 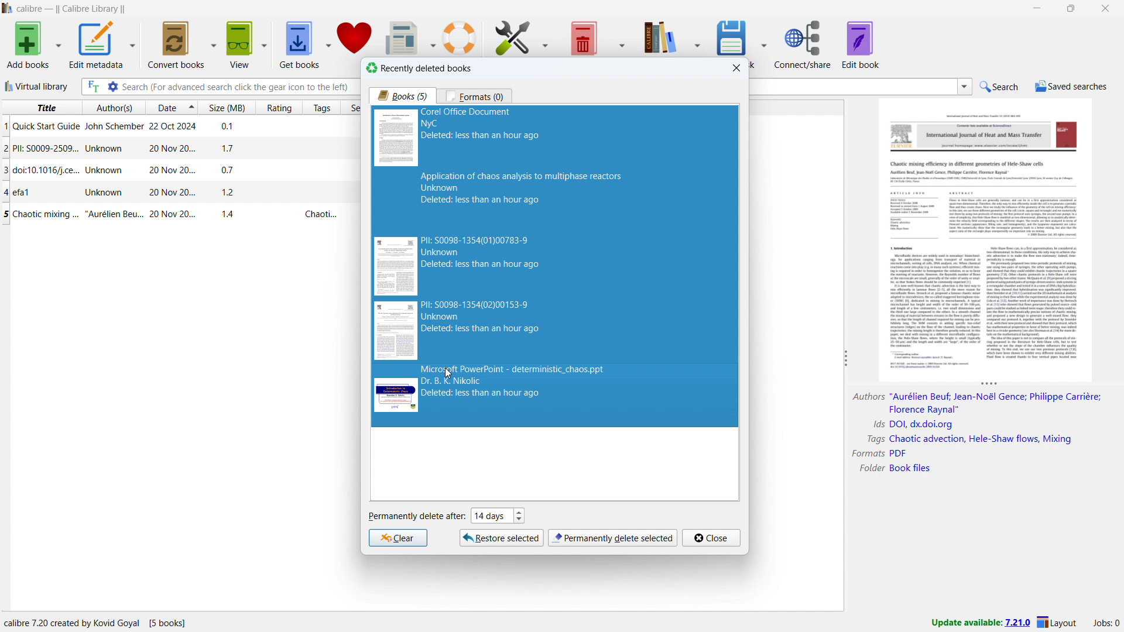 What do you see at coordinates (861, 44) in the screenshot?
I see `edit book` at bounding box center [861, 44].